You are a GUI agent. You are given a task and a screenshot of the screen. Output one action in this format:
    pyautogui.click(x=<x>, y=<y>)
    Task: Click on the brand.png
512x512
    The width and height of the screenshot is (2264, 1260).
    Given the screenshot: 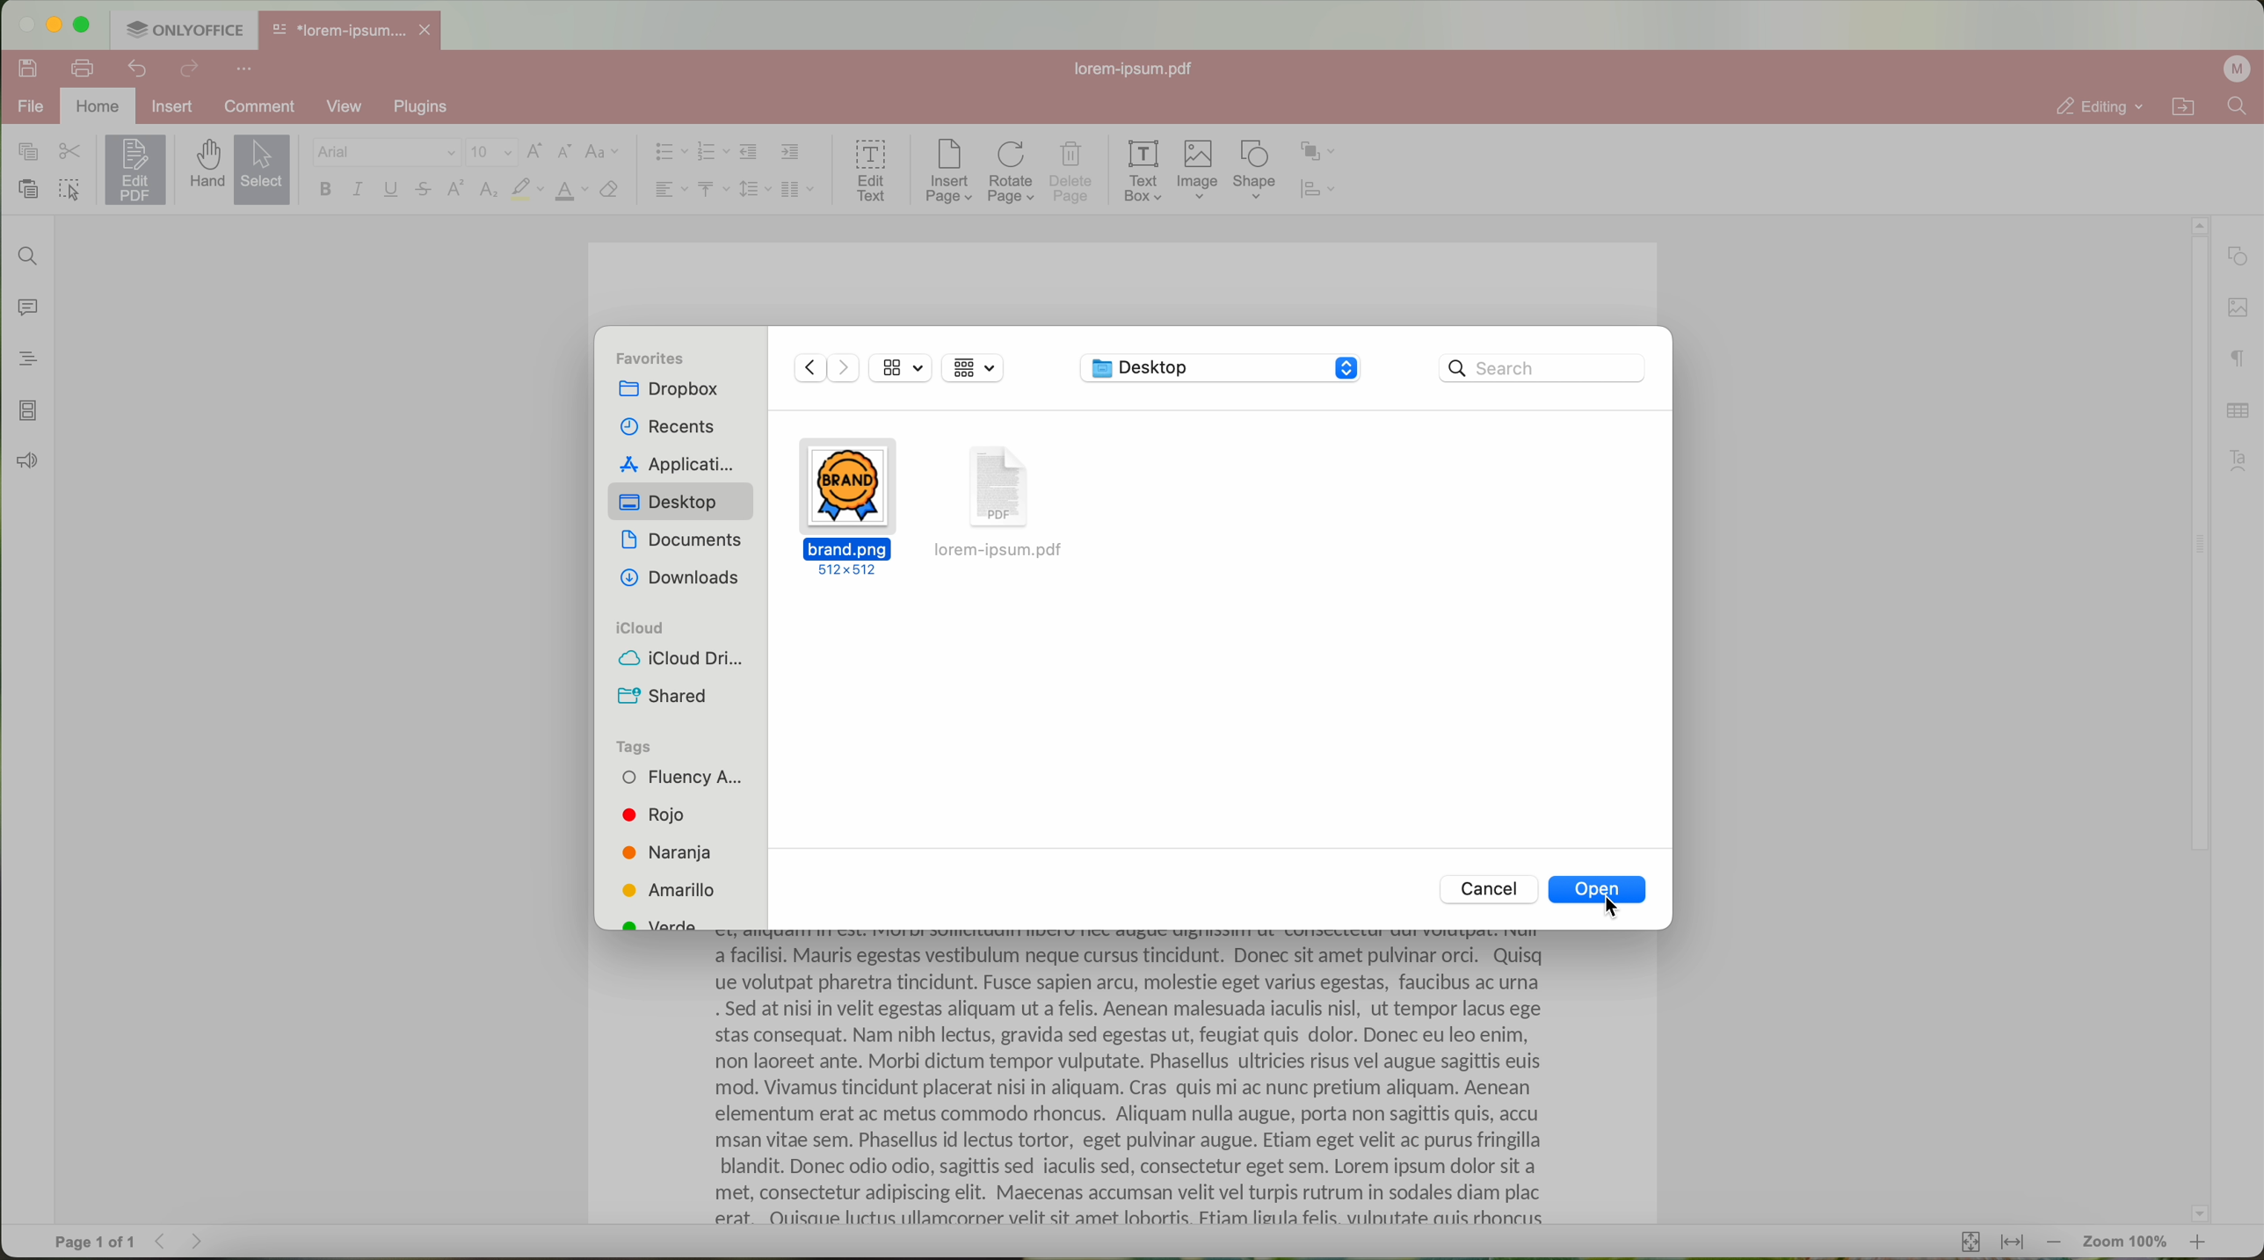 What is the action you would take?
    pyautogui.click(x=848, y=511)
    